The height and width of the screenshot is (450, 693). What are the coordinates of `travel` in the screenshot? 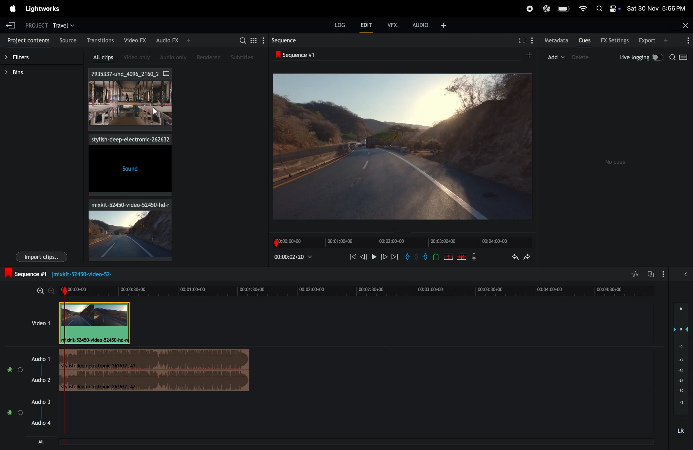 It's located at (65, 25).